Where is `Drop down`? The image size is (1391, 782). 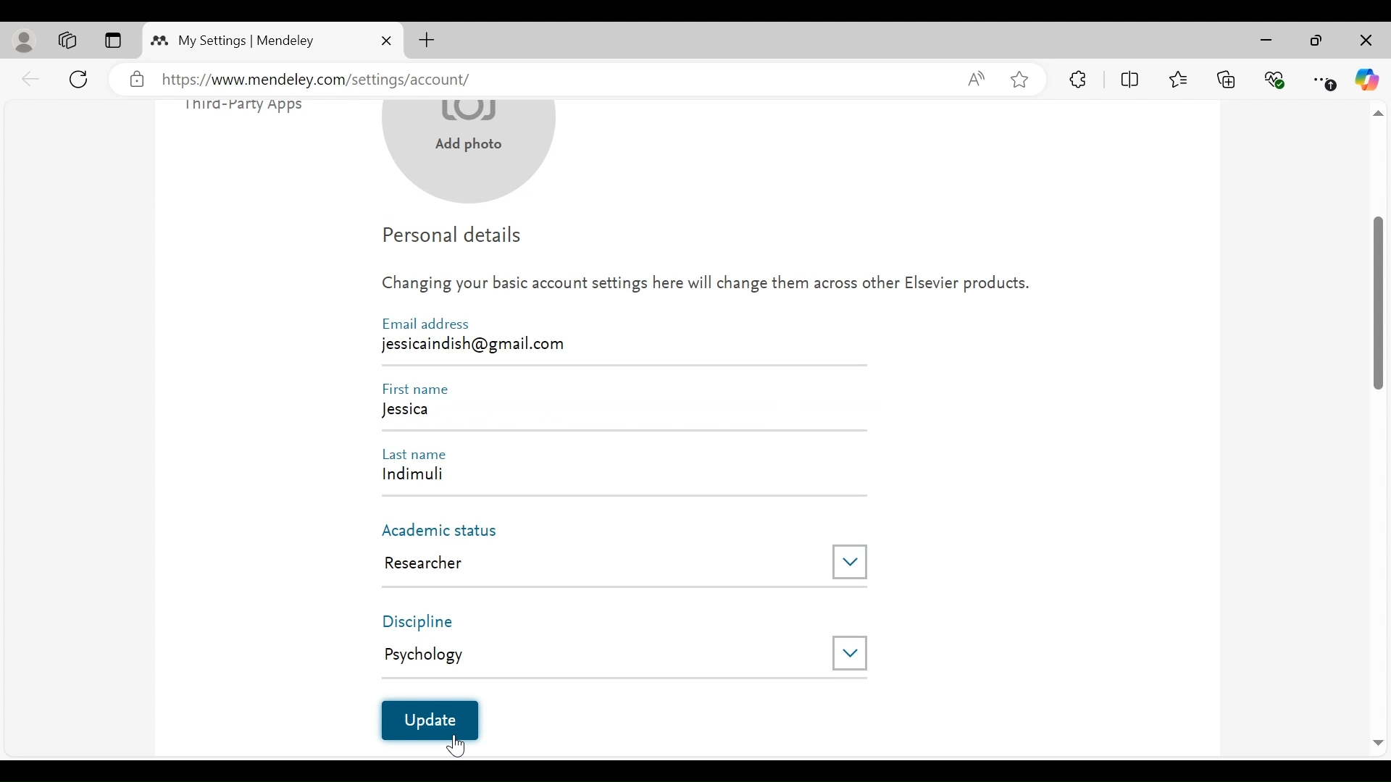
Drop down is located at coordinates (849, 652).